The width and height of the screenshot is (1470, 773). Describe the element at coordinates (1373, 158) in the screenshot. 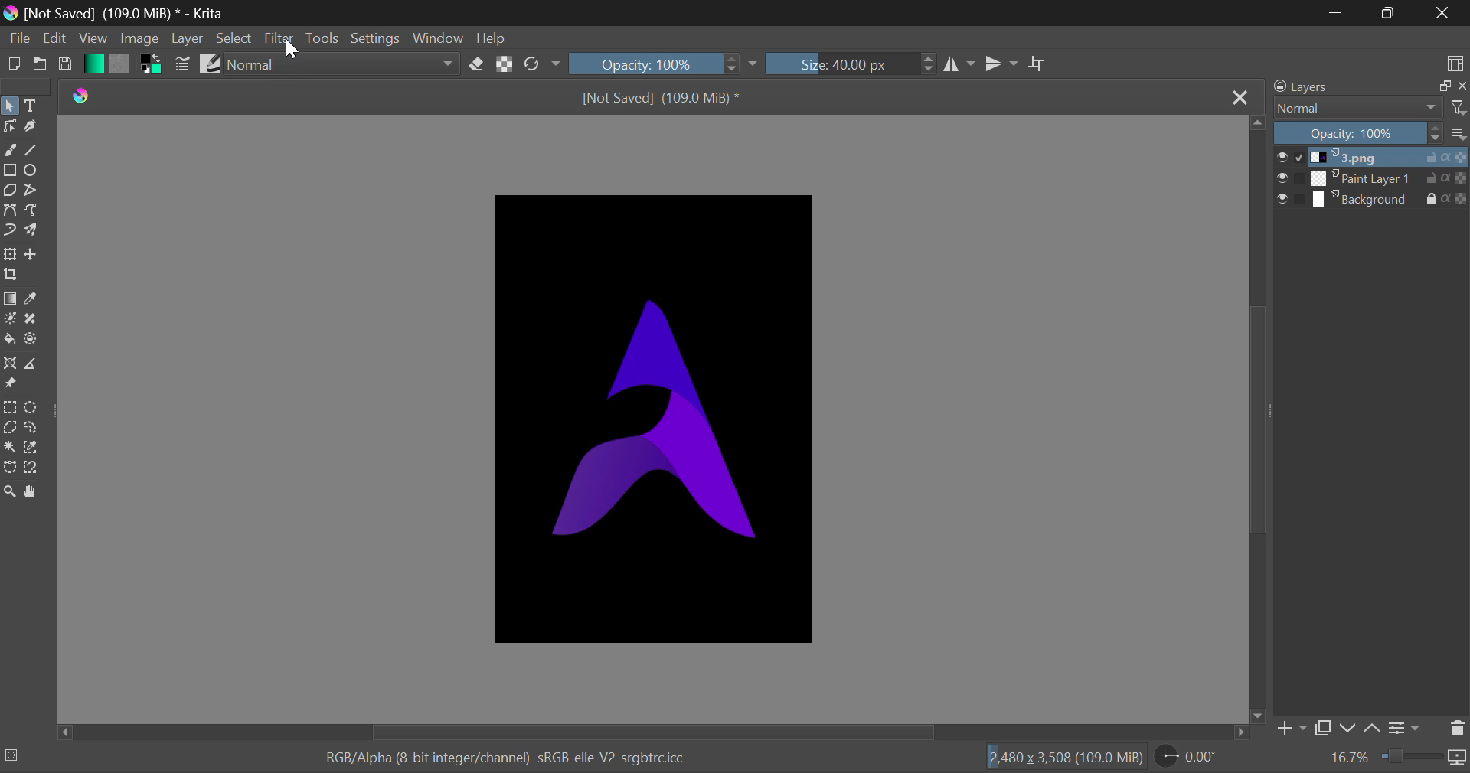

I see `3.png` at that location.